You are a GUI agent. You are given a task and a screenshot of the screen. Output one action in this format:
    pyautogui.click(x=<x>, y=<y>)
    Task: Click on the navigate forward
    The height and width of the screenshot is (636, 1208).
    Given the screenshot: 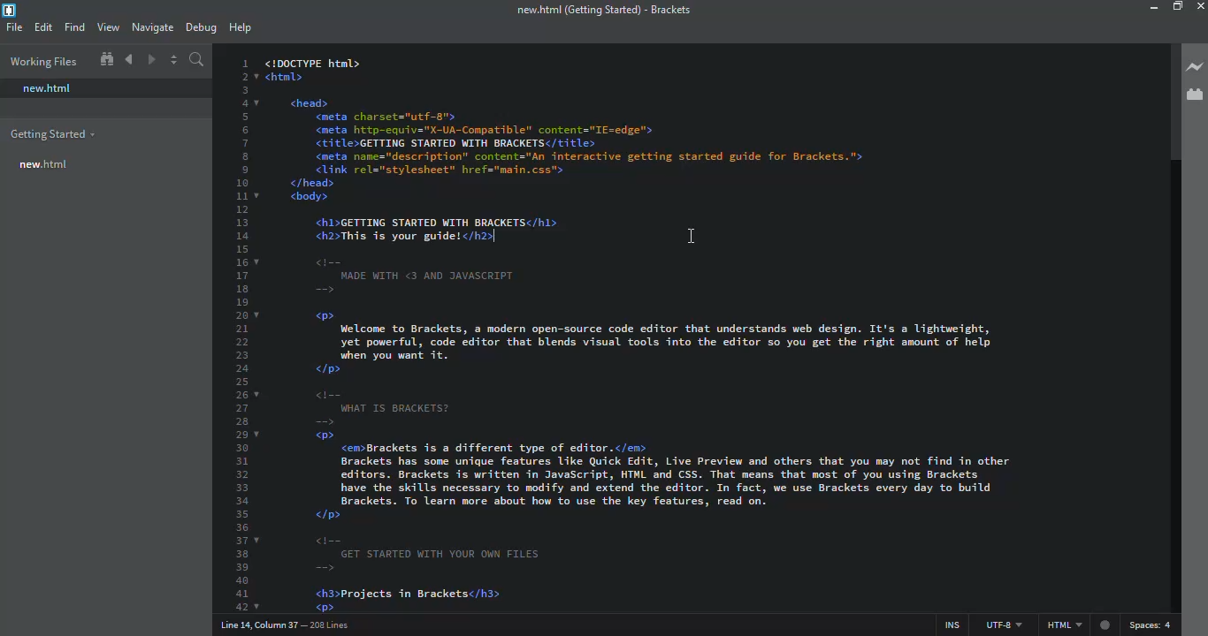 What is the action you would take?
    pyautogui.click(x=150, y=60)
    